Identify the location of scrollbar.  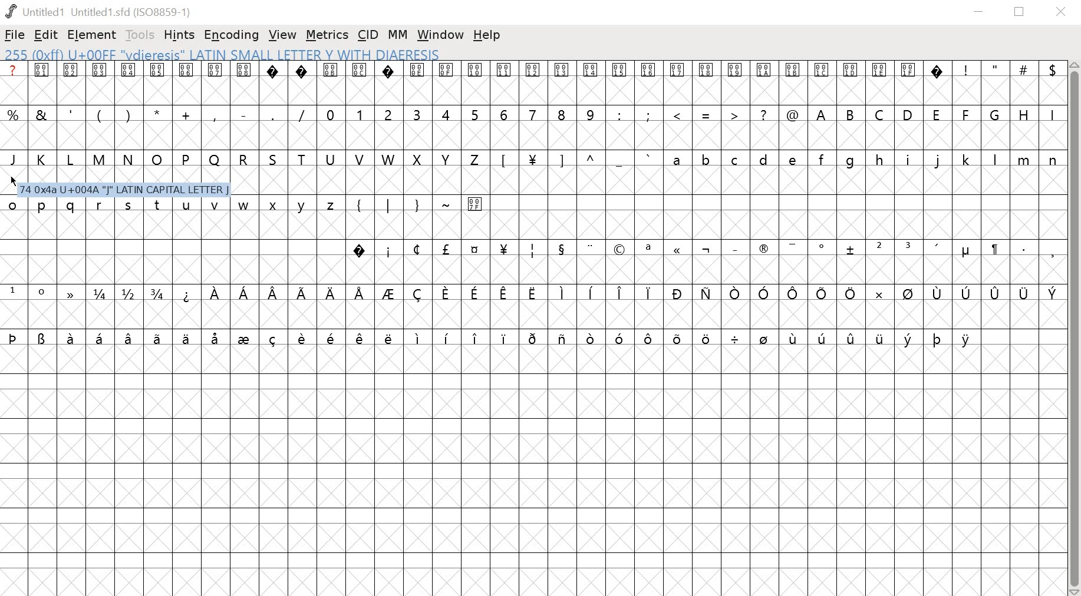
(1075, 329).